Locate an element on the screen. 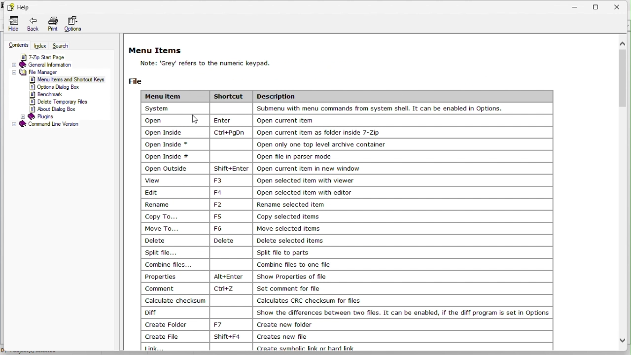 The width and height of the screenshot is (631, 355). Options is located at coordinates (75, 25).